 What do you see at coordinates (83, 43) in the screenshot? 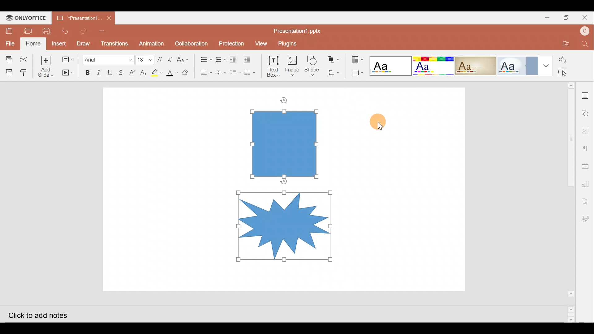
I see `Draw` at bounding box center [83, 43].